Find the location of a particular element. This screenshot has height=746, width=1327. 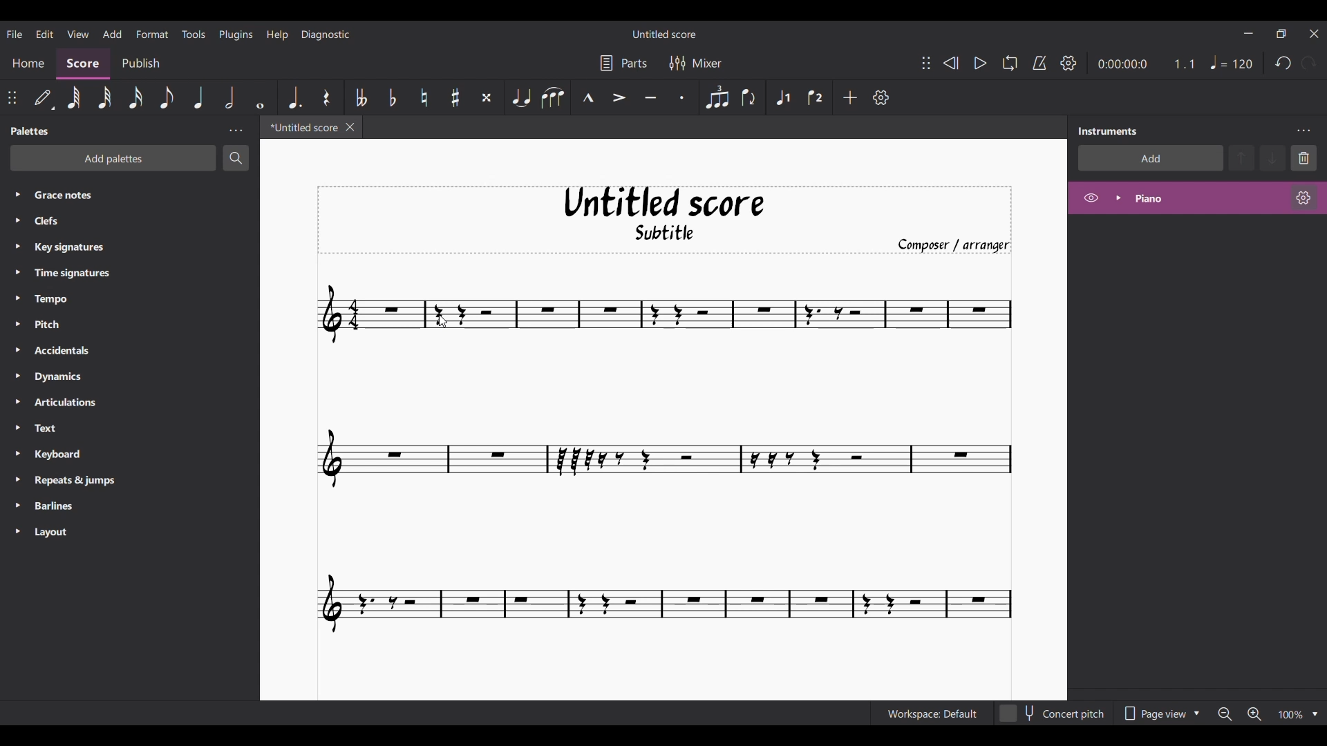

Home section is located at coordinates (28, 63).